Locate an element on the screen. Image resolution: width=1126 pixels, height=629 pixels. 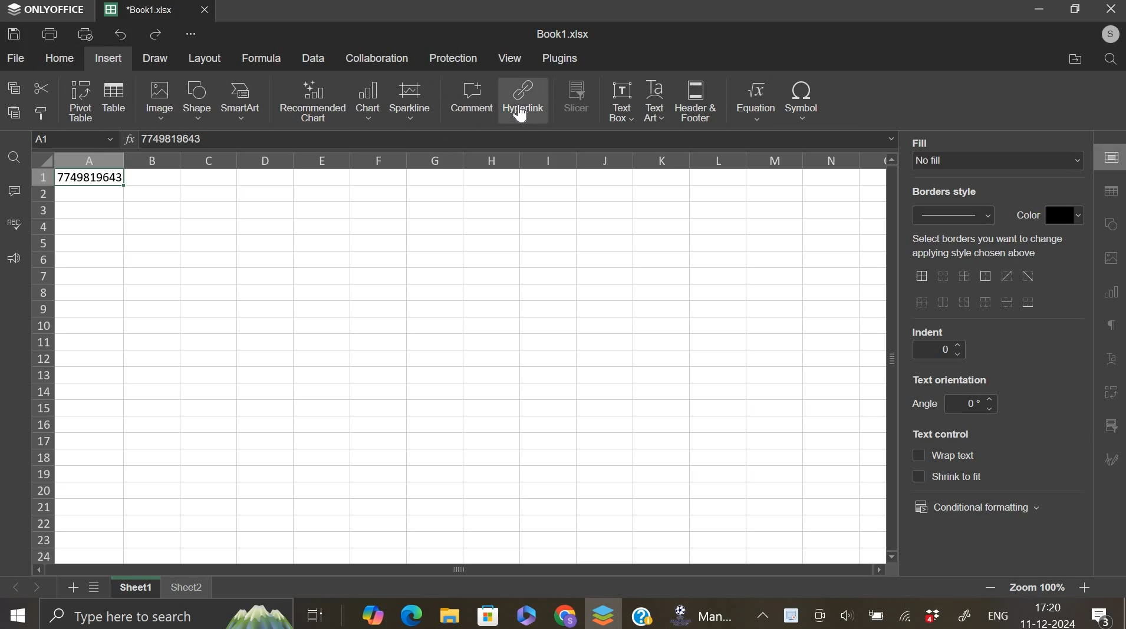
close is located at coordinates (211, 12).